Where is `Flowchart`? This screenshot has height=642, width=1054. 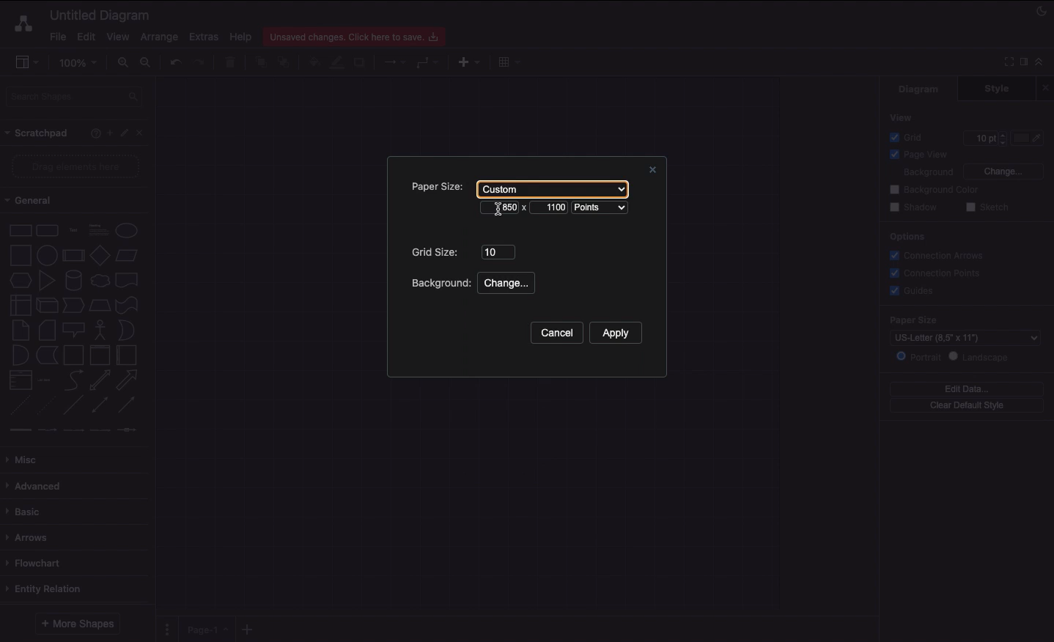 Flowchart is located at coordinates (36, 563).